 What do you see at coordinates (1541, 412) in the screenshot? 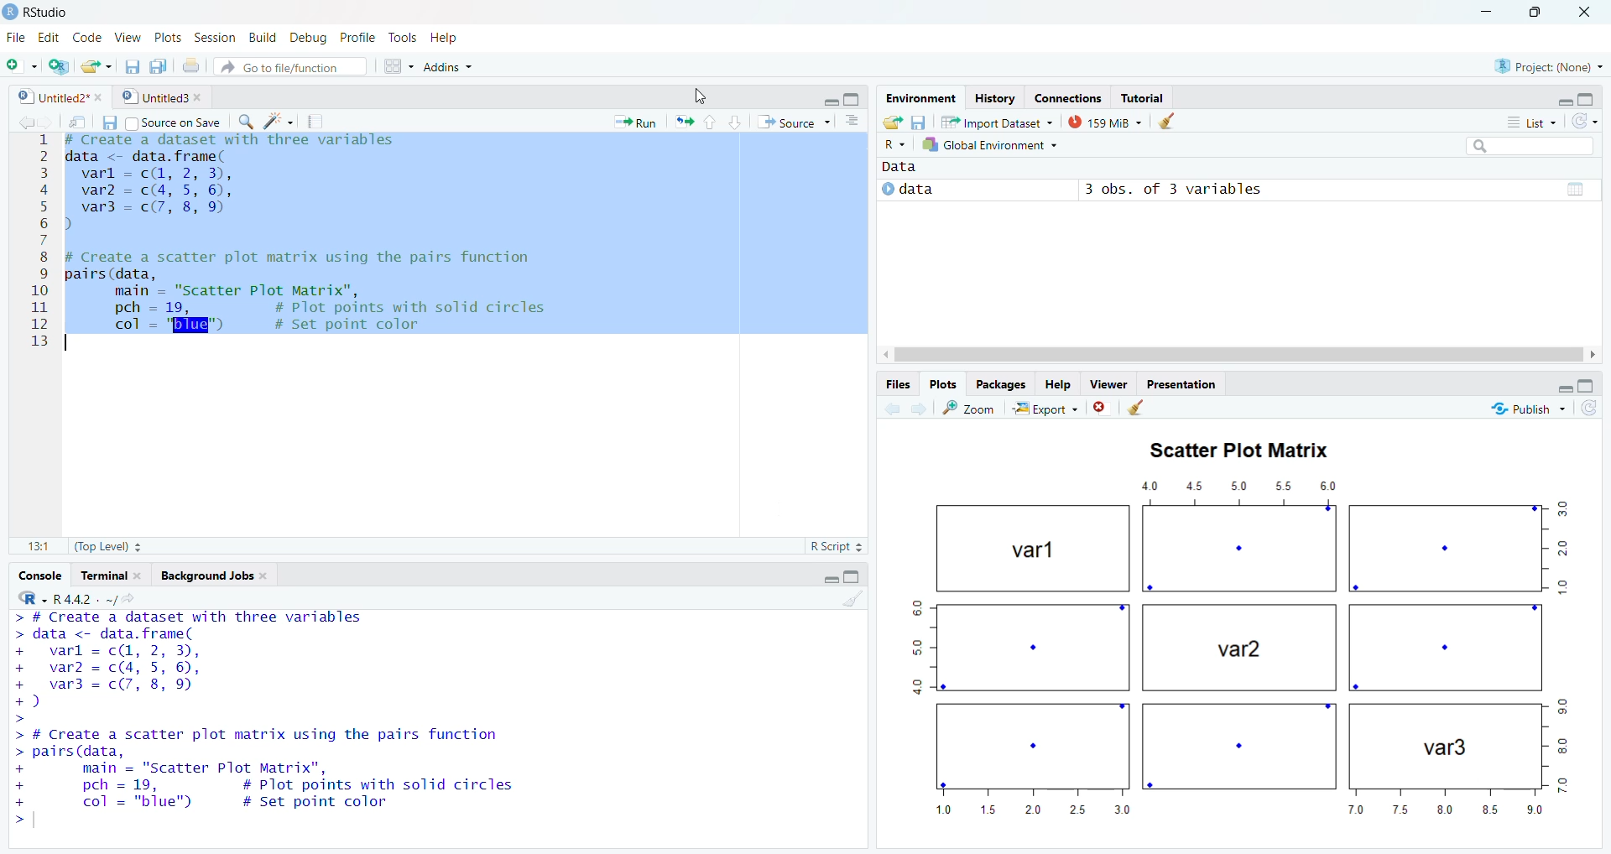
I see `publish` at bounding box center [1541, 412].